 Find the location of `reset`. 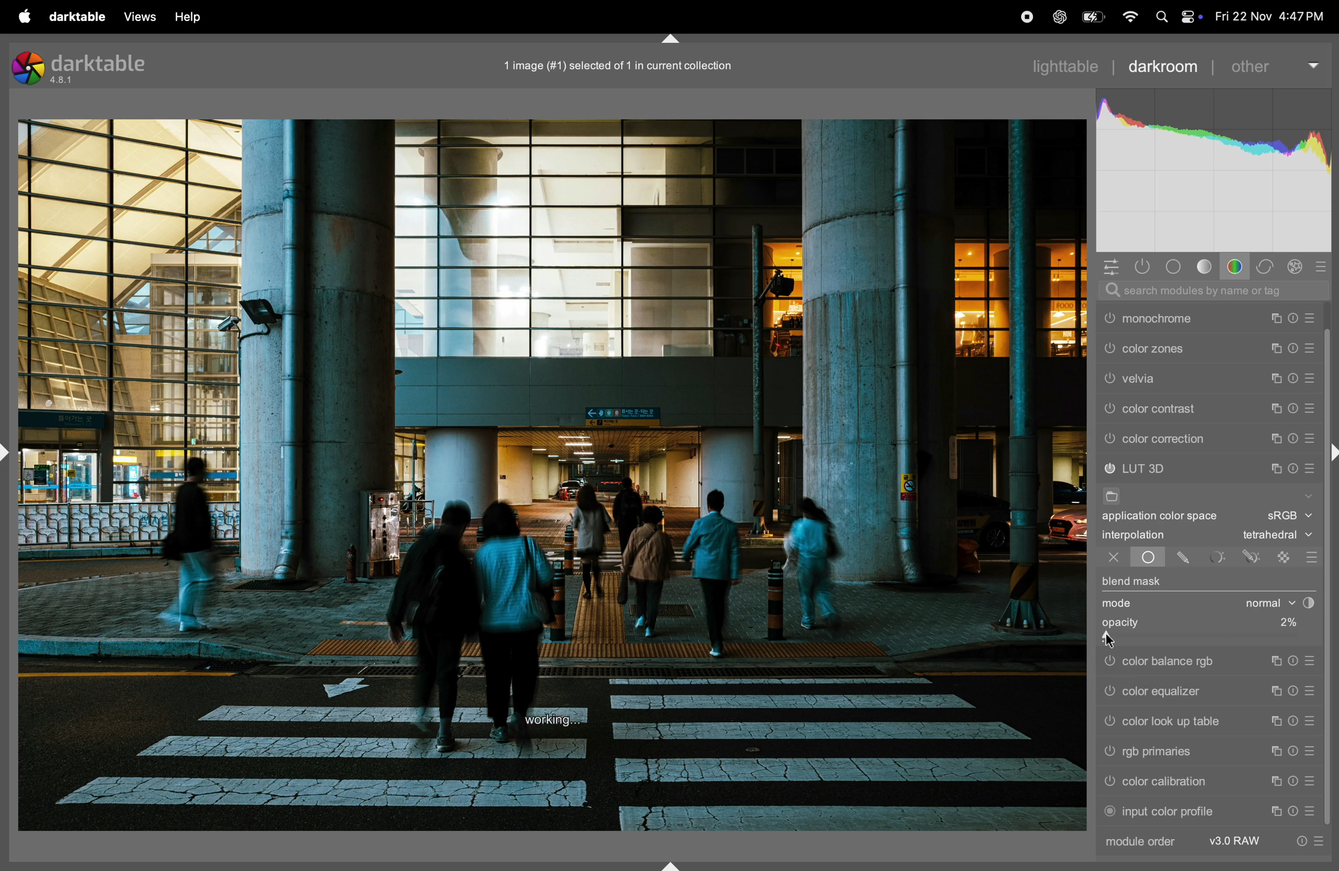

reset is located at coordinates (1294, 721).